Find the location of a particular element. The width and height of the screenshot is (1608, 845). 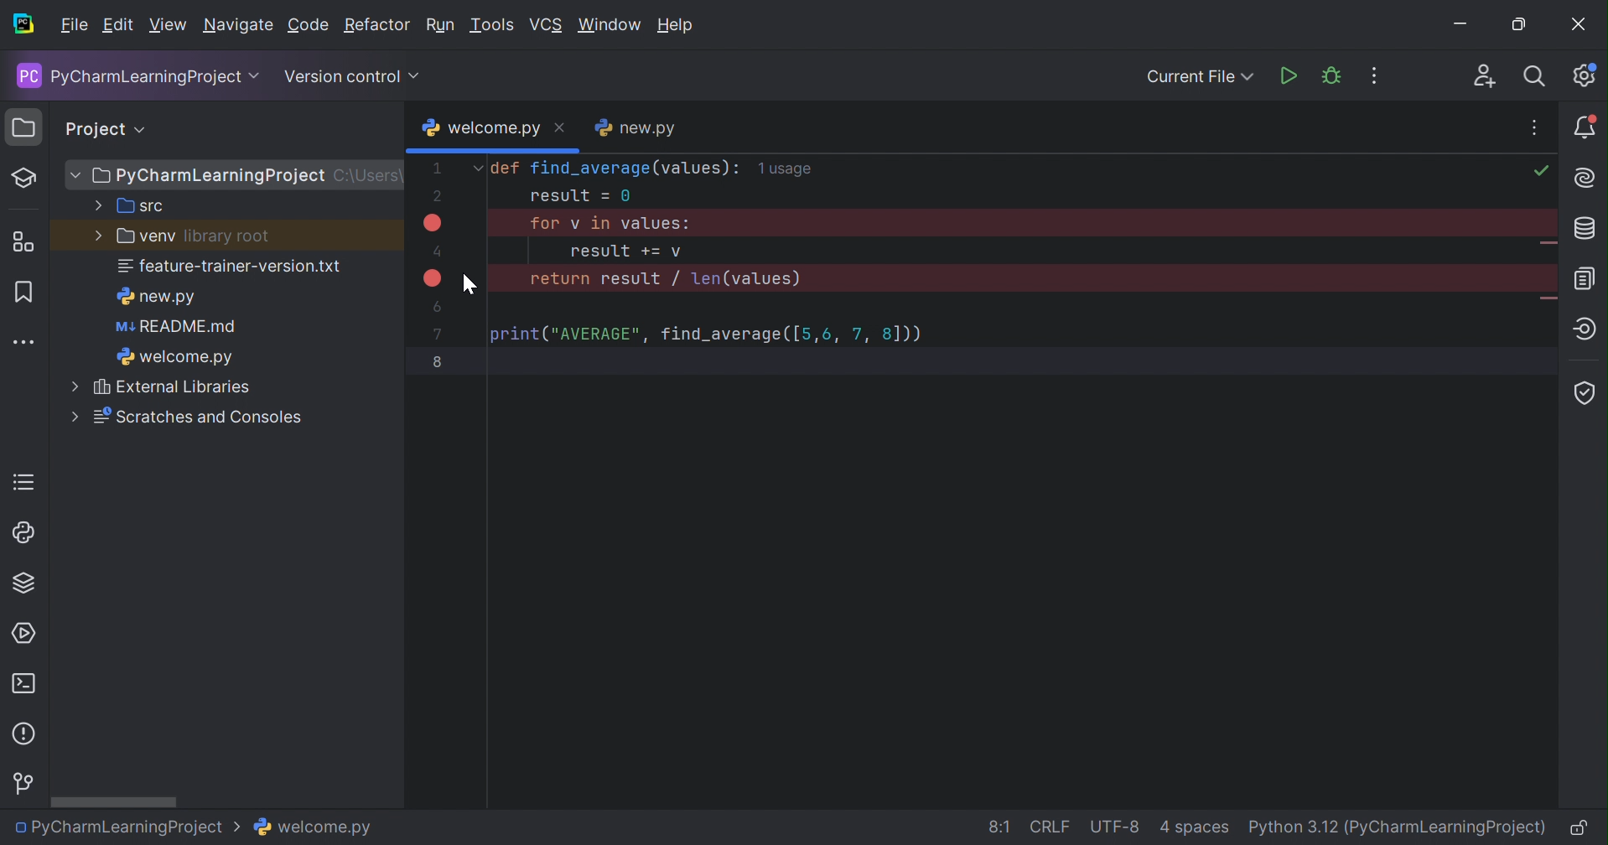

Breakpoint is located at coordinates (429, 277).